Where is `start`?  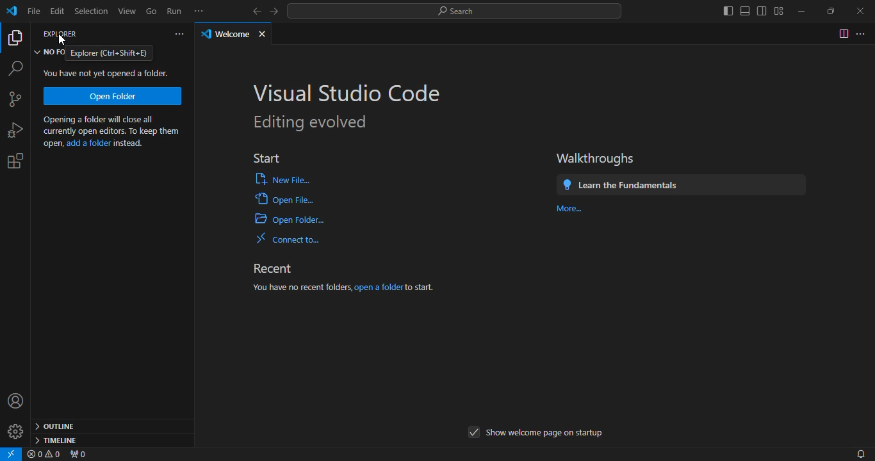
start is located at coordinates (266, 156).